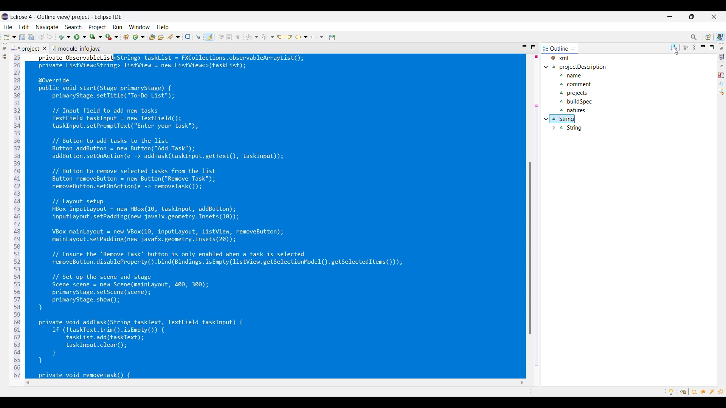 The width and height of the screenshot is (726, 408). What do you see at coordinates (722, 67) in the screenshot?
I see `Restore` at bounding box center [722, 67].